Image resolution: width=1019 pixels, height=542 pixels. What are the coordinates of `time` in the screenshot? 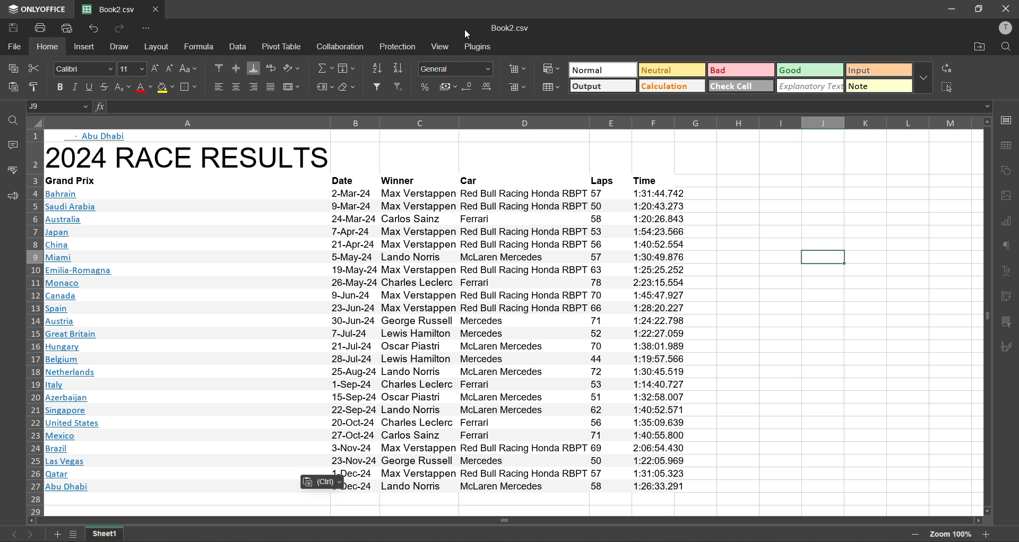 It's located at (653, 180).